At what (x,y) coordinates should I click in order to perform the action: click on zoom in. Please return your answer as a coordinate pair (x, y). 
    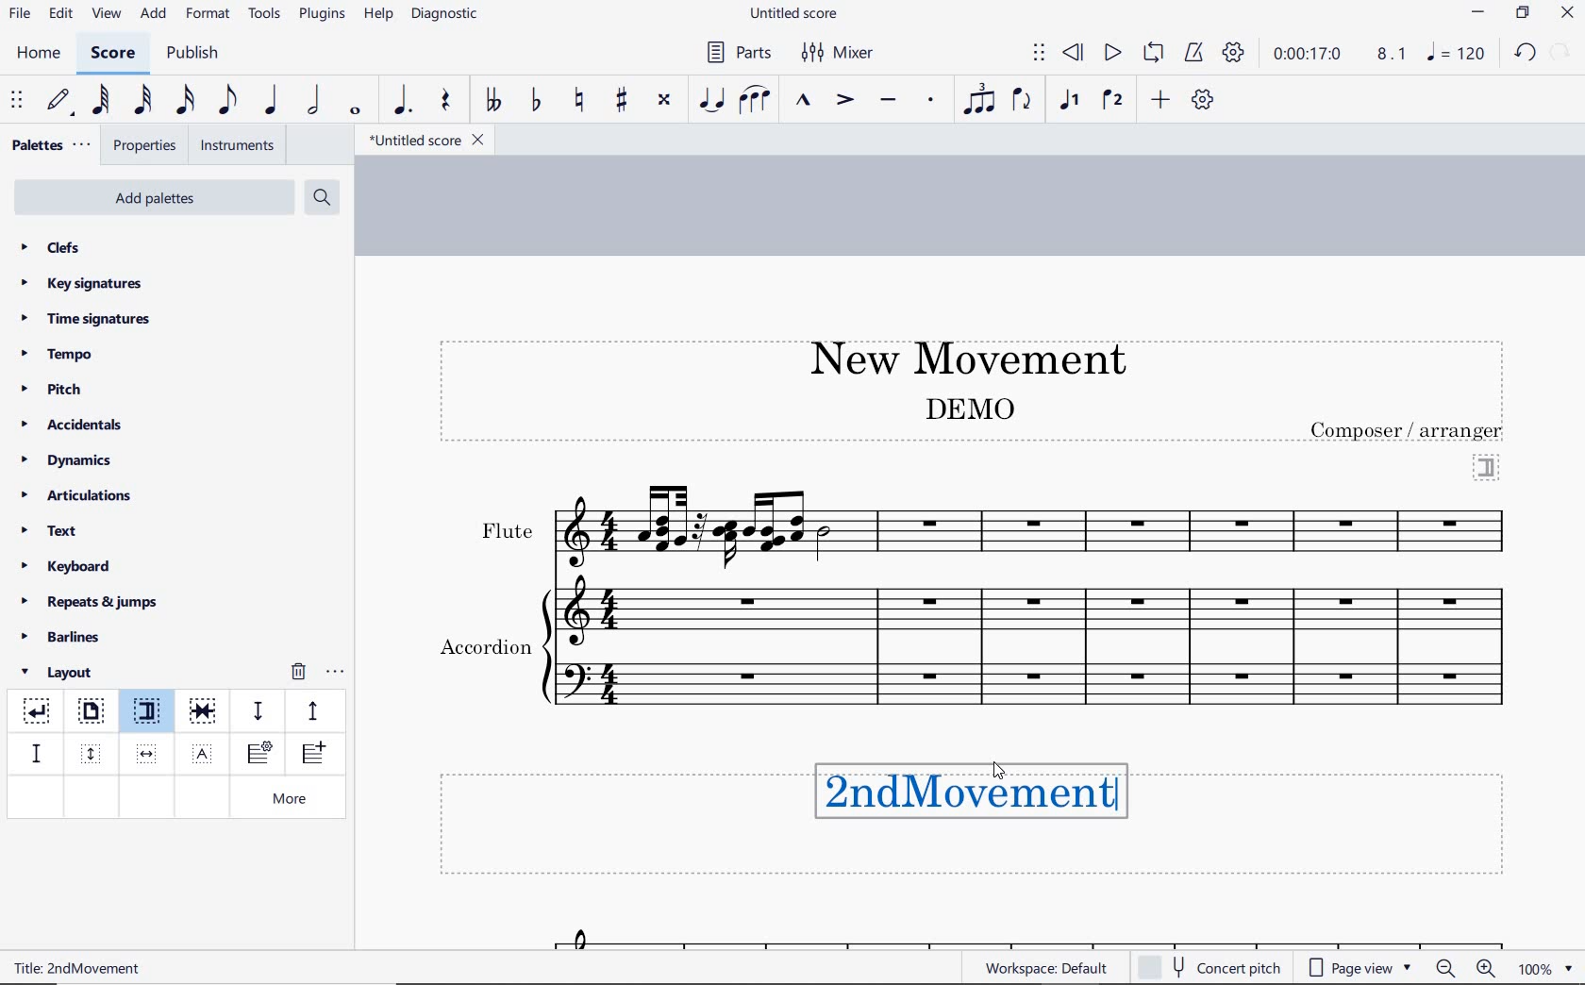
    Looking at the image, I should click on (1490, 970).